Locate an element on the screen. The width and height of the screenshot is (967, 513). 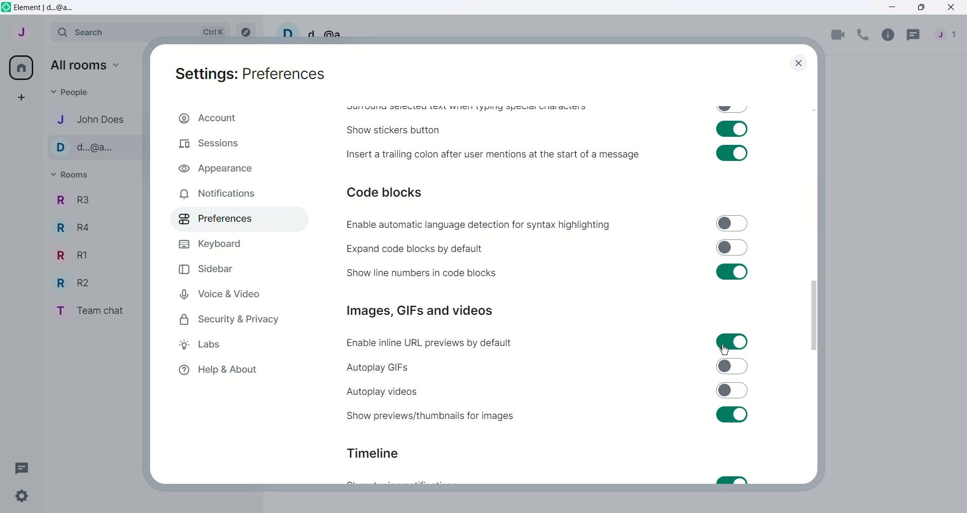
Autoplay videos is located at coordinates (381, 392).